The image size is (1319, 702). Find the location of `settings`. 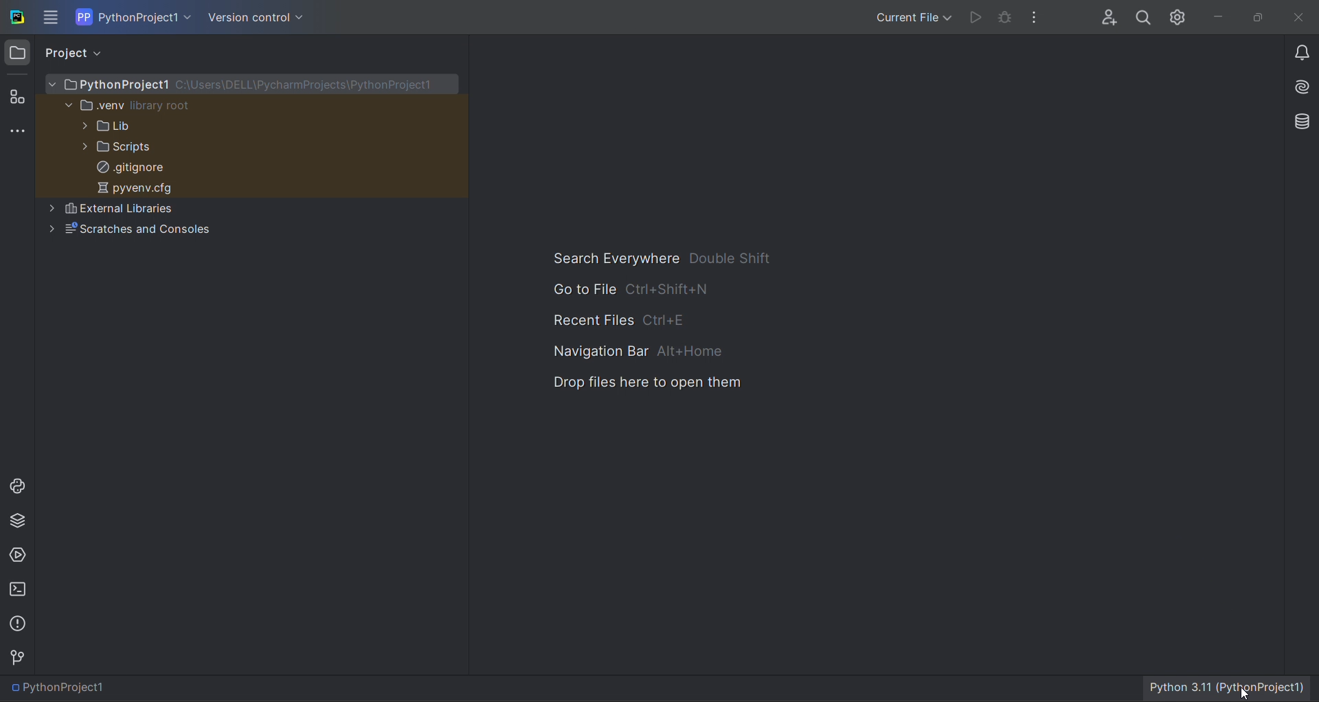

settings is located at coordinates (1180, 14).